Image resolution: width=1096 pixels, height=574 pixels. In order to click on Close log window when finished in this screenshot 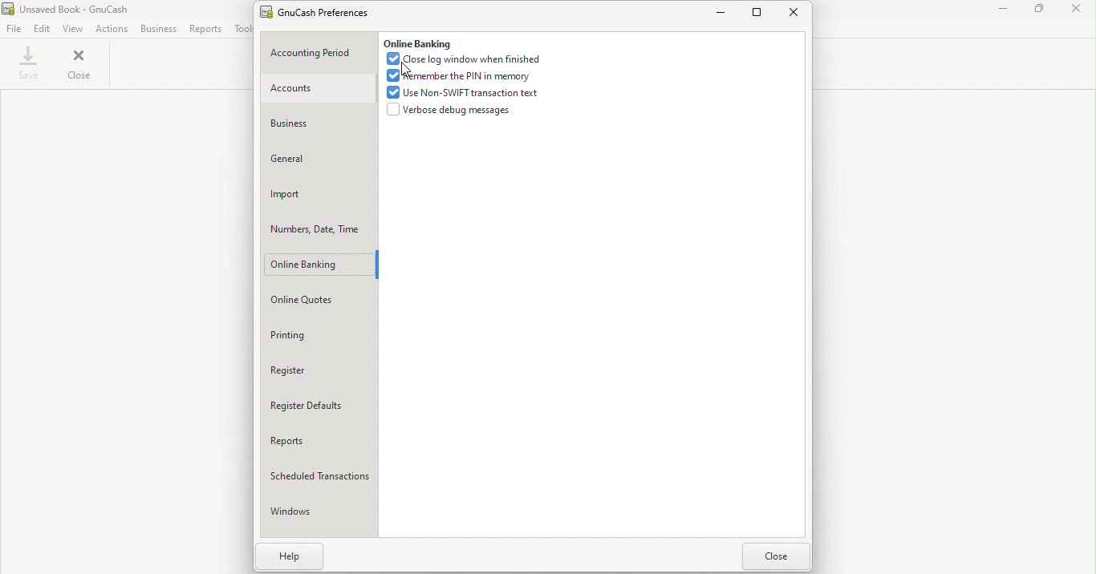, I will do `click(468, 59)`.